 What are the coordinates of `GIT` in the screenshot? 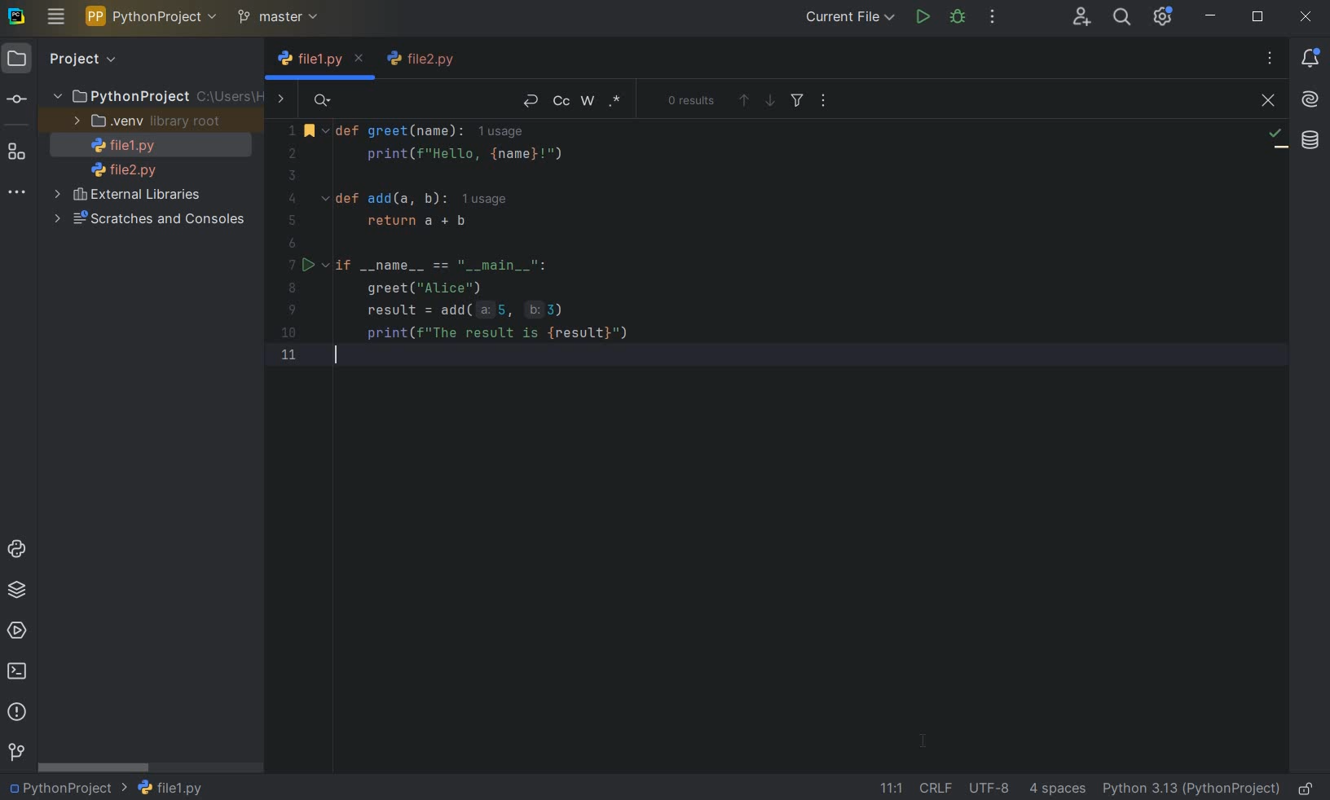 It's located at (16, 751).